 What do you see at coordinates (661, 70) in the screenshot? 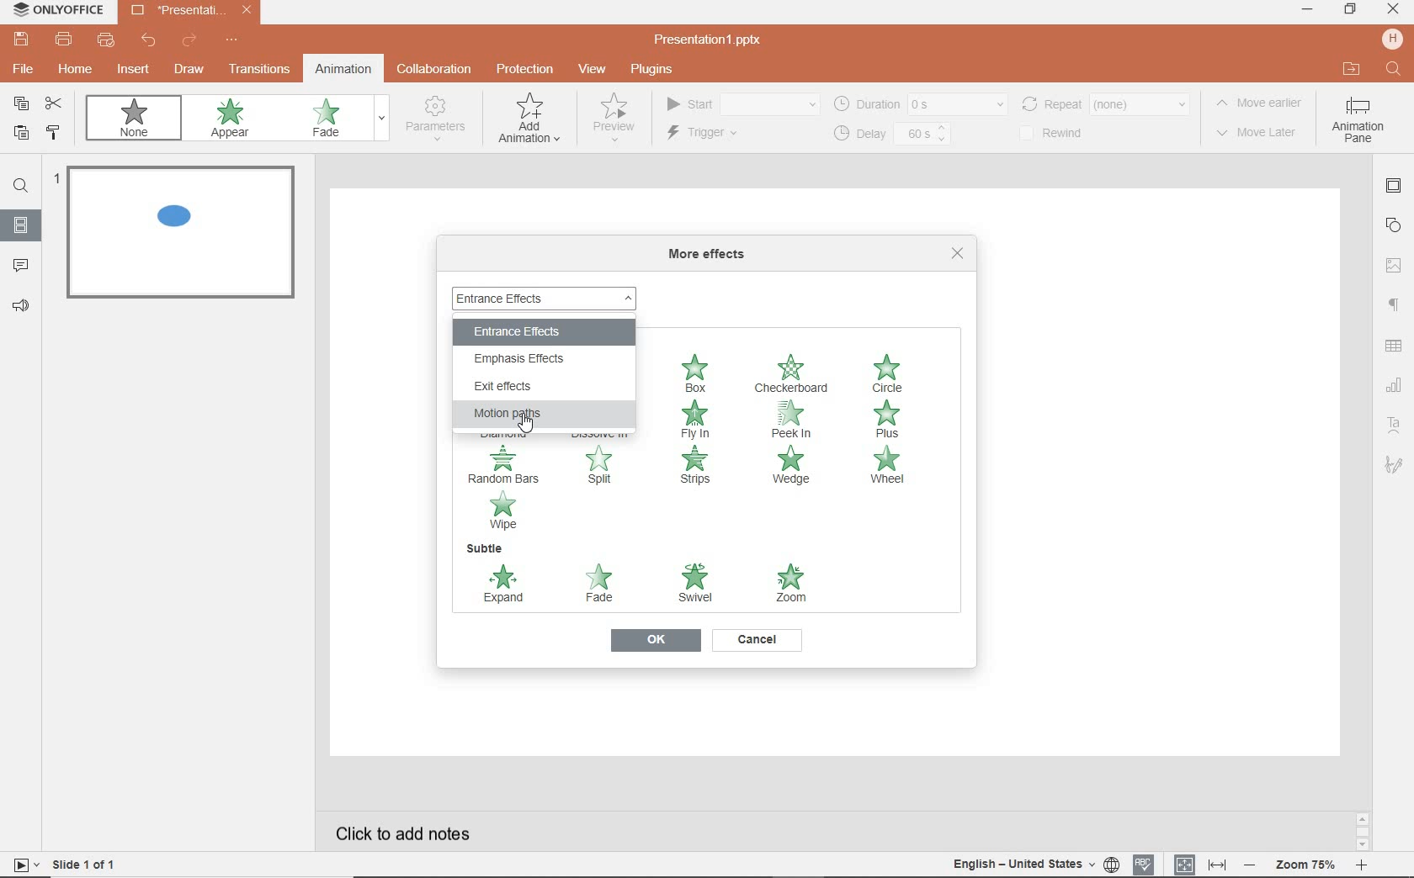
I see `plugins` at bounding box center [661, 70].